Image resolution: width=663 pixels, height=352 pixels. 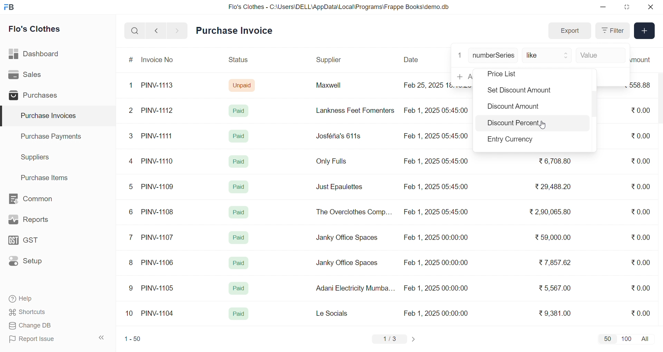 What do you see at coordinates (36, 55) in the screenshot?
I see `Dashboard` at bounding box center [36, 55].